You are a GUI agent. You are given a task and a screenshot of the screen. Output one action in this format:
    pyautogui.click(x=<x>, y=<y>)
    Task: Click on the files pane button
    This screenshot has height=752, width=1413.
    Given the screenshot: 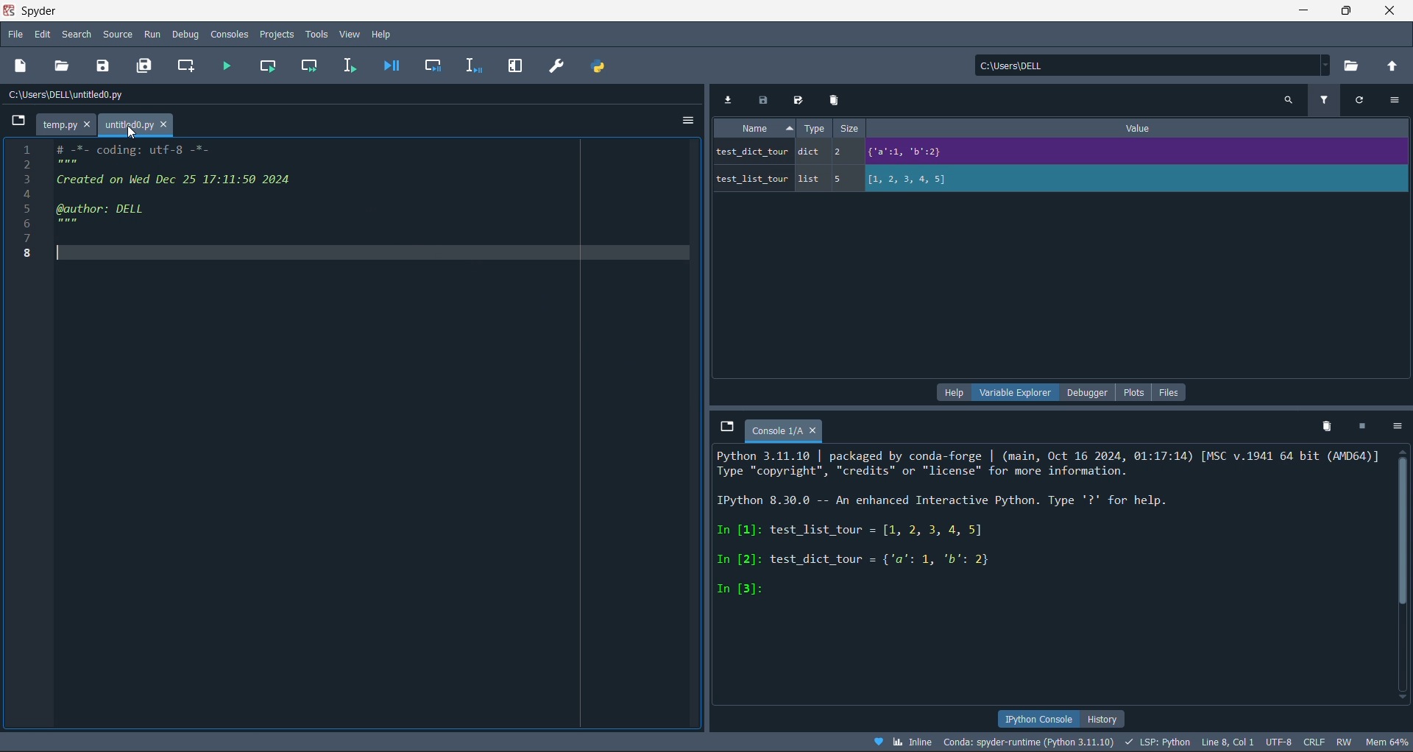 What is the action you would take?
    pyautogui.click(x=1170, y=393)
    